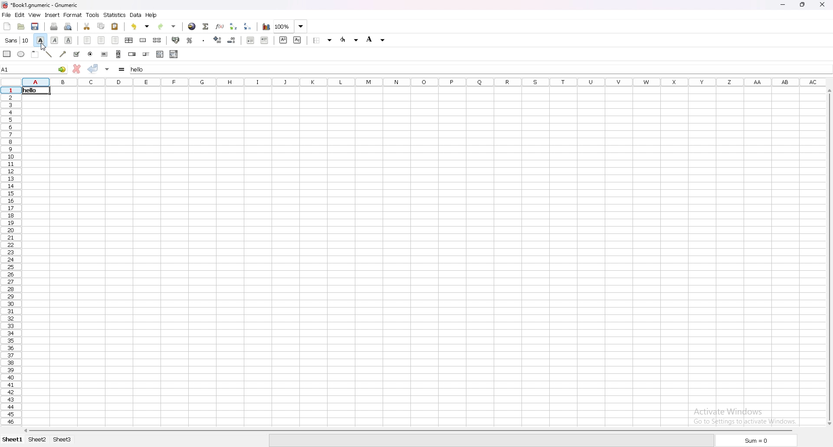  What do you see at coordinates (803, 4) in the screenshot?
I see `restore` at bounding box center [803, 4].